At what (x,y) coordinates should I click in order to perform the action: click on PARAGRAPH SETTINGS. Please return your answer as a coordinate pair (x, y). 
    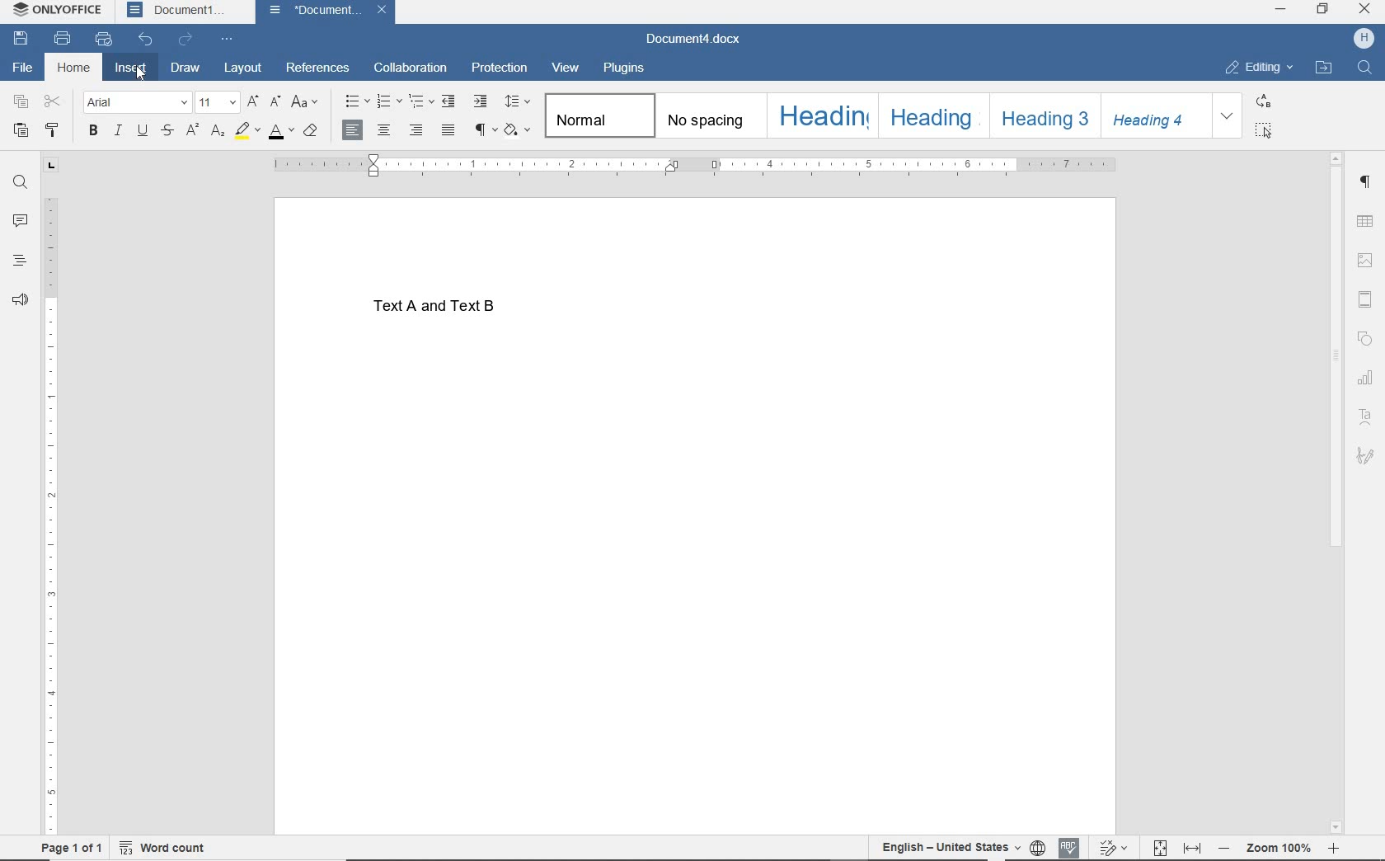
    Looking at the image, I should click on (1365, 182).